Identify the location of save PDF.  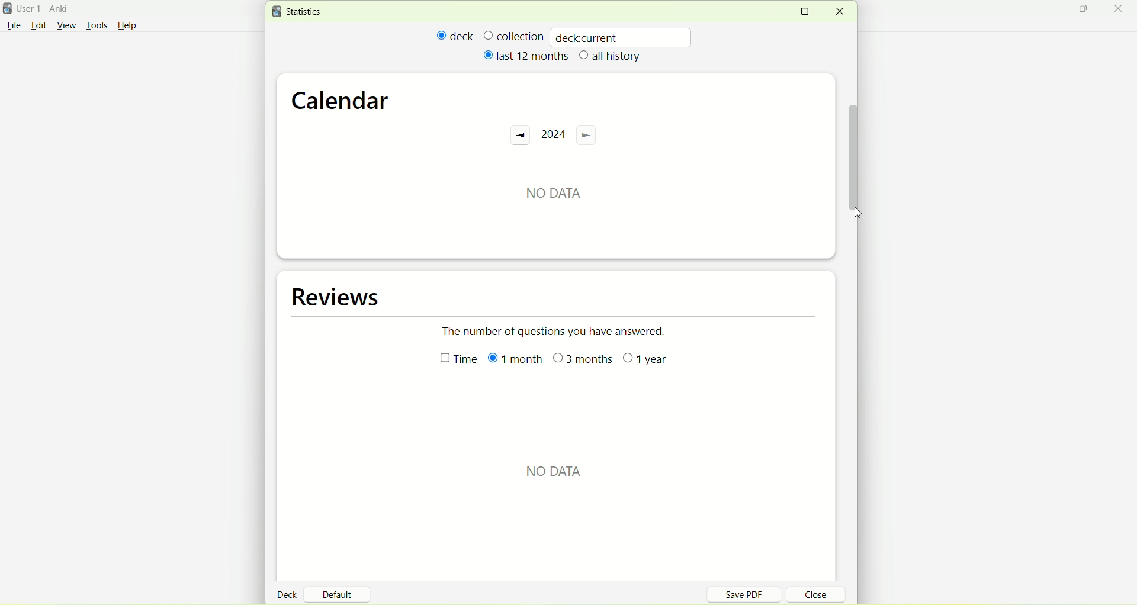
(751, 594).